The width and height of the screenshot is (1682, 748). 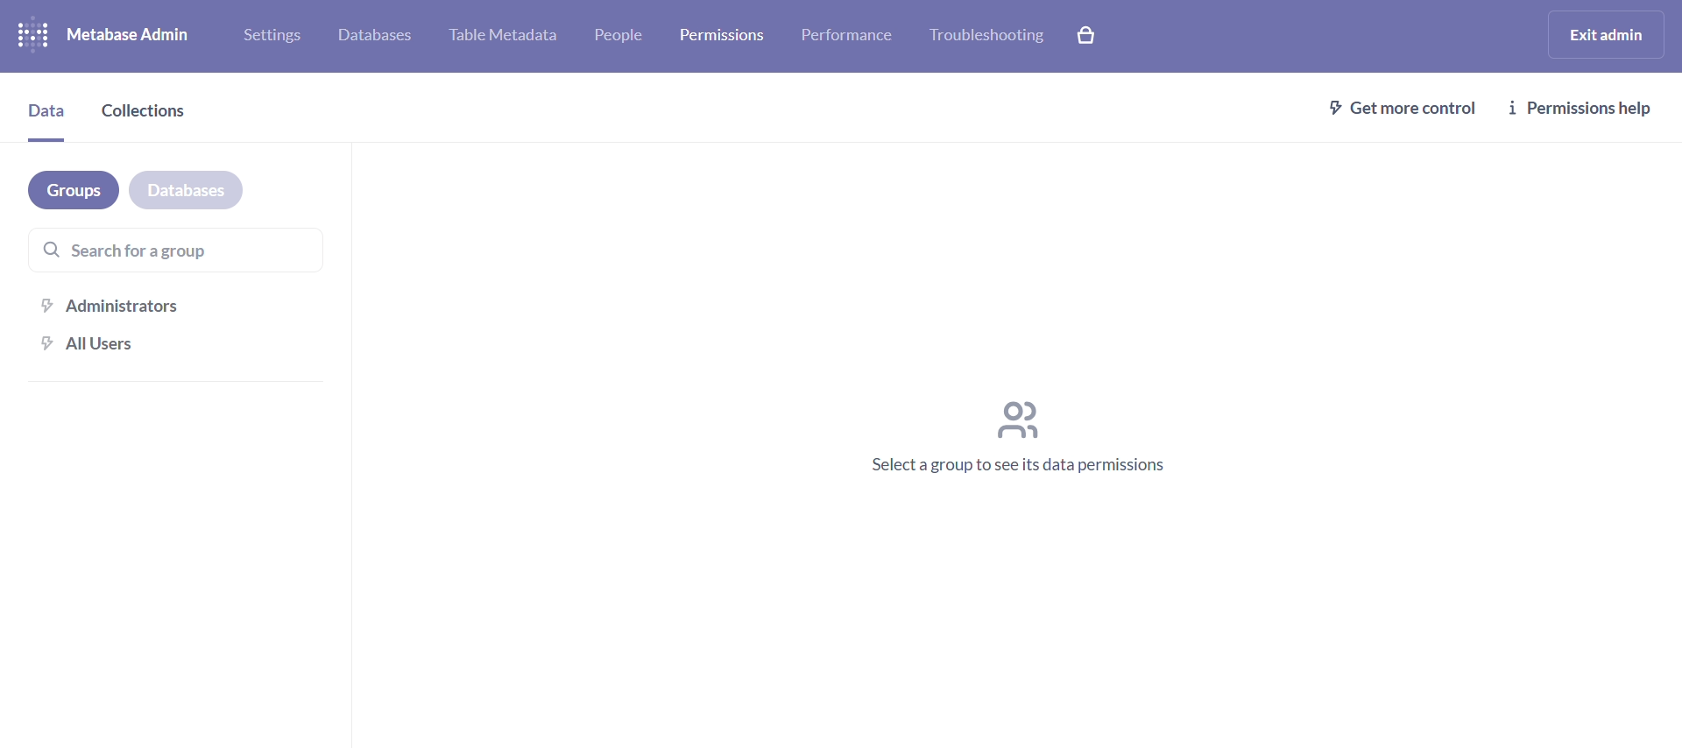 What do you see at coordinates (186, 194) in the screenshot?
I see `database` at bounding box center [186, 194].